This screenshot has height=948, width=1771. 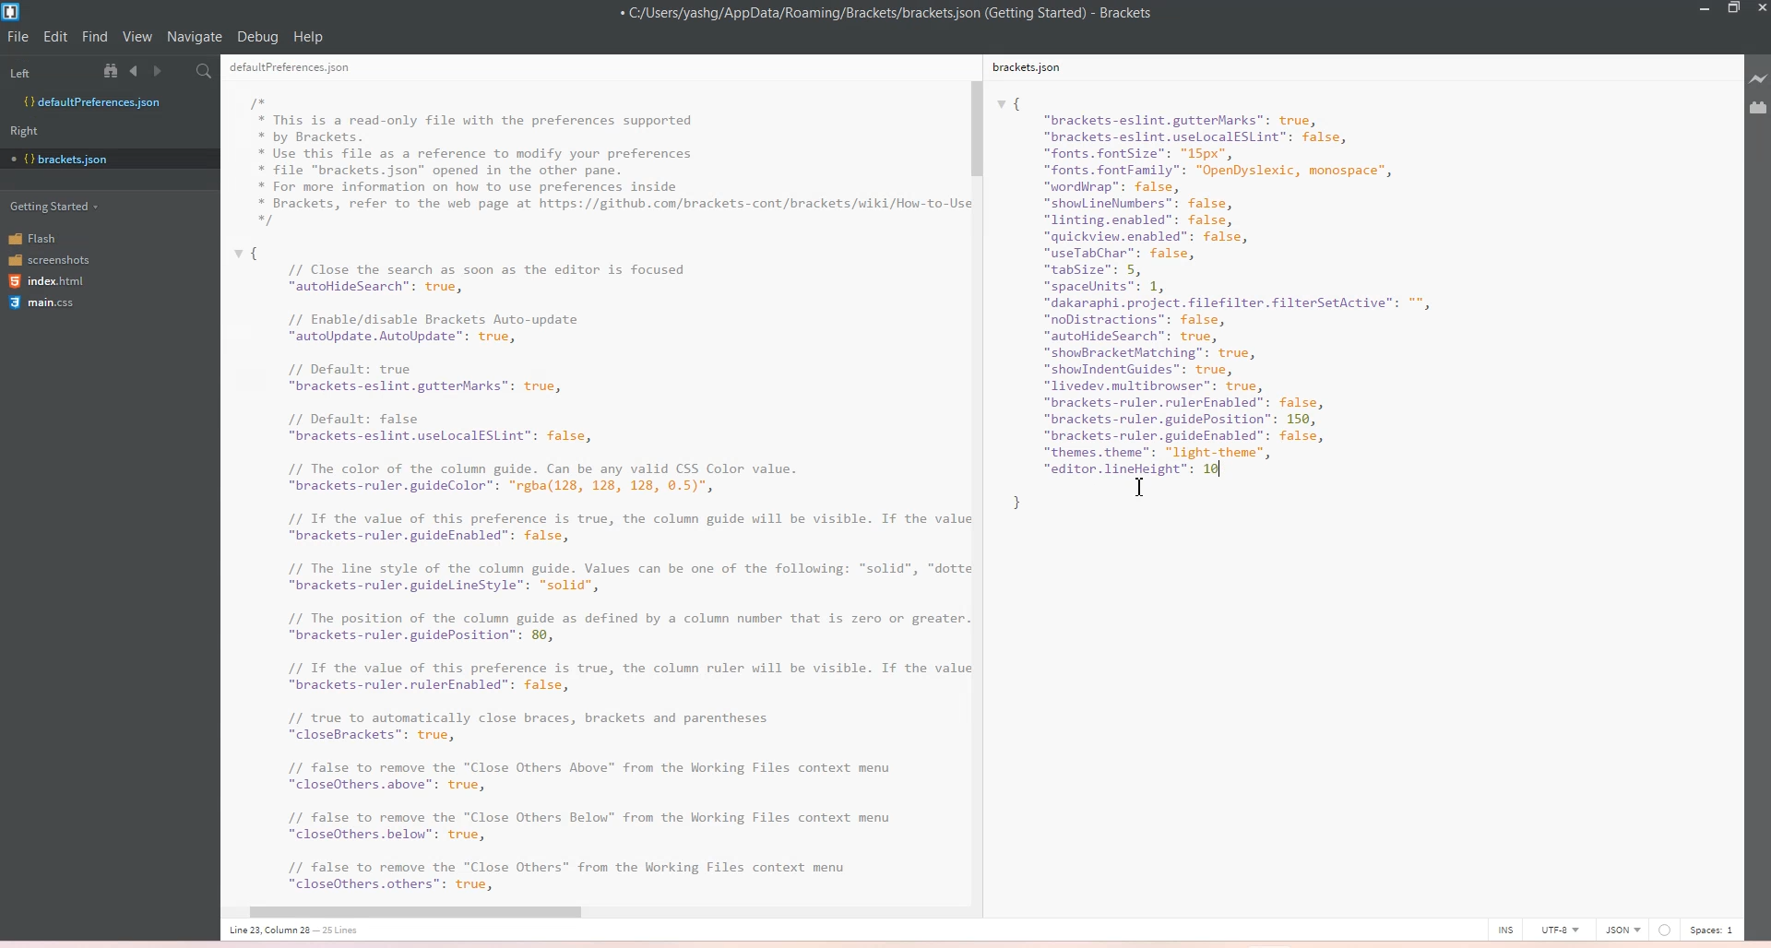 I want to click on Live Preview, so click(x=1755, y=79).